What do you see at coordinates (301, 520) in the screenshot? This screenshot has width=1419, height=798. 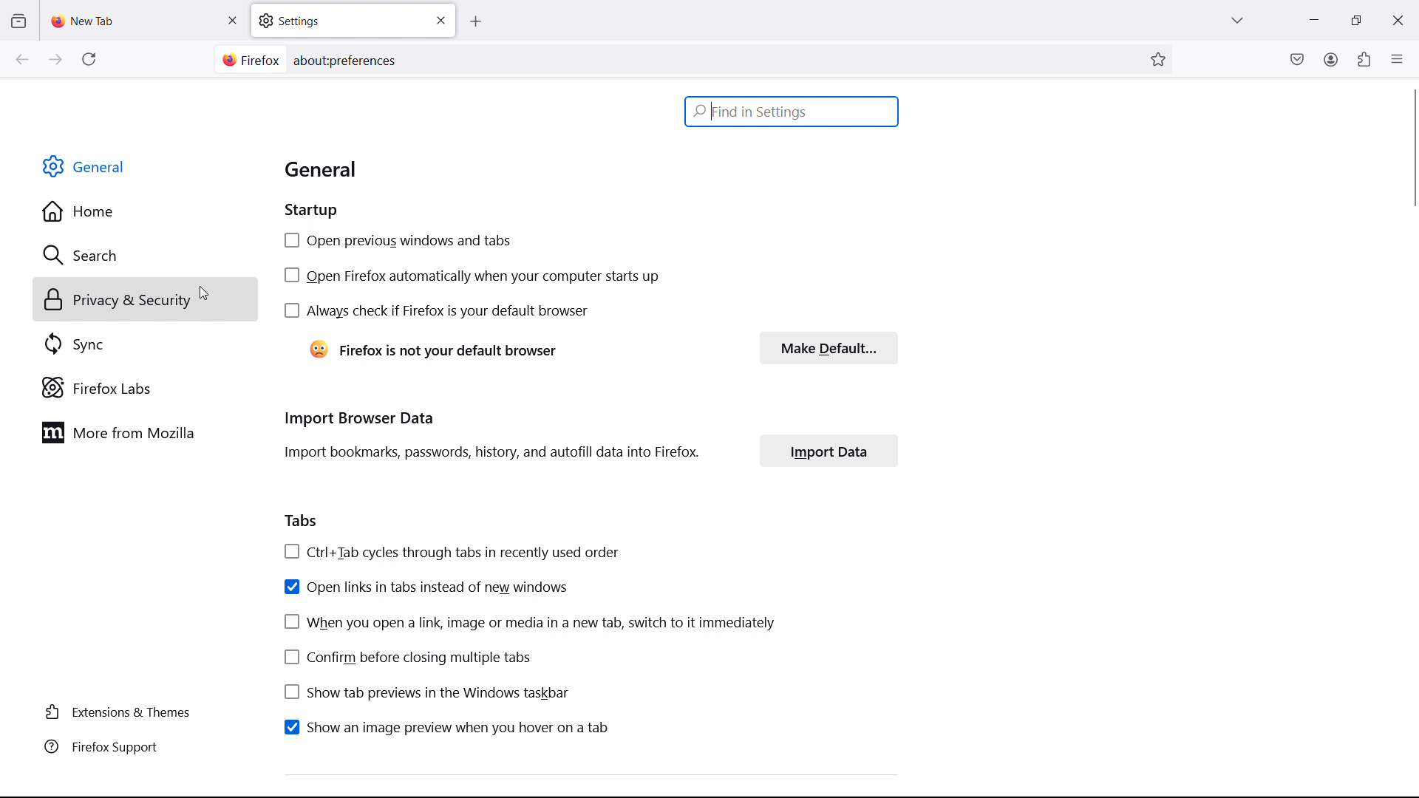 I see `tabs` at bounding box center [301, 520].